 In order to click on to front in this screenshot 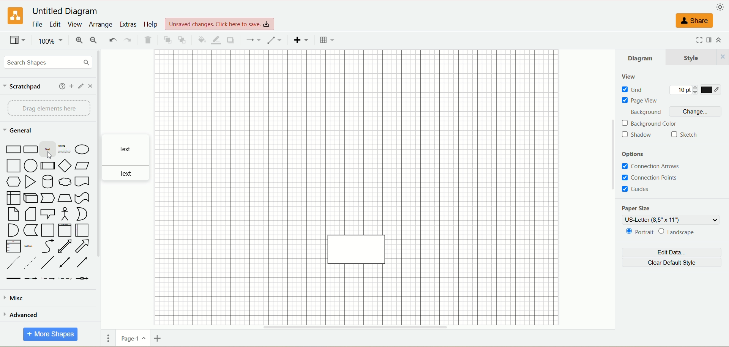, I will do `click(166, 39)`.